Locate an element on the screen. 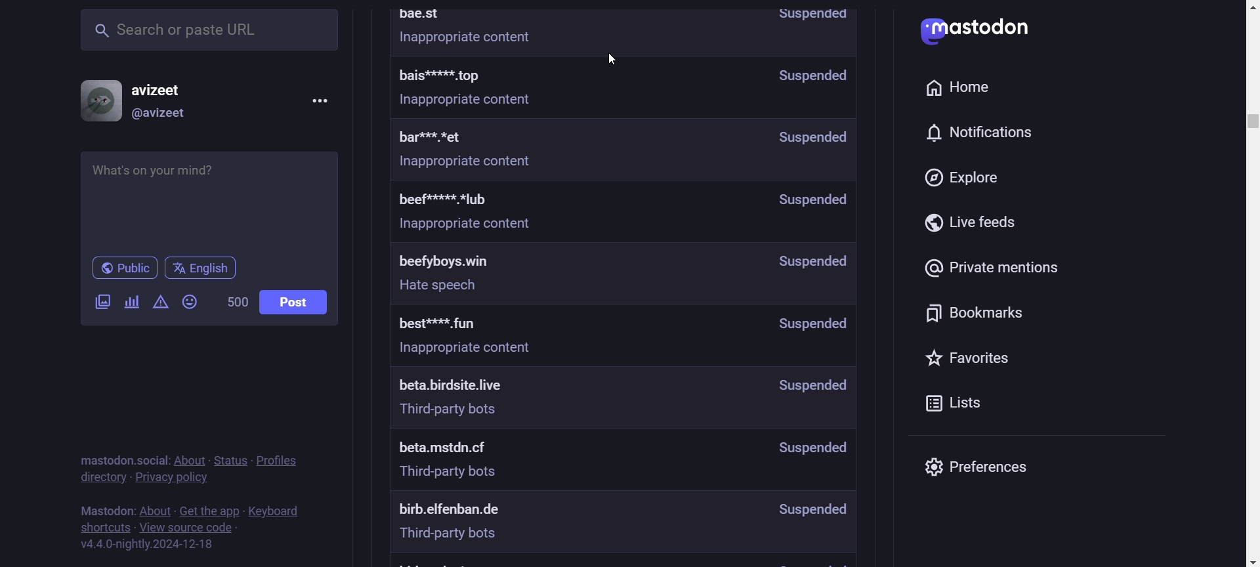 The image size is (1260, 567). Language is located at coordinates (200, 268).